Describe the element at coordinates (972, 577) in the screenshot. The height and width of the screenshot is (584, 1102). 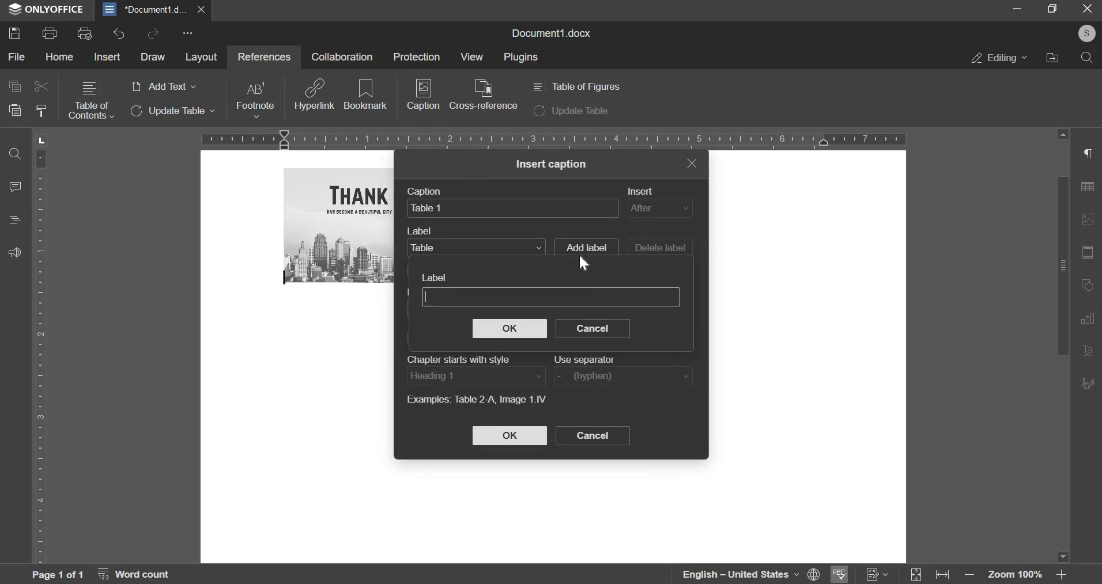
I see `Zoom out` at that location.